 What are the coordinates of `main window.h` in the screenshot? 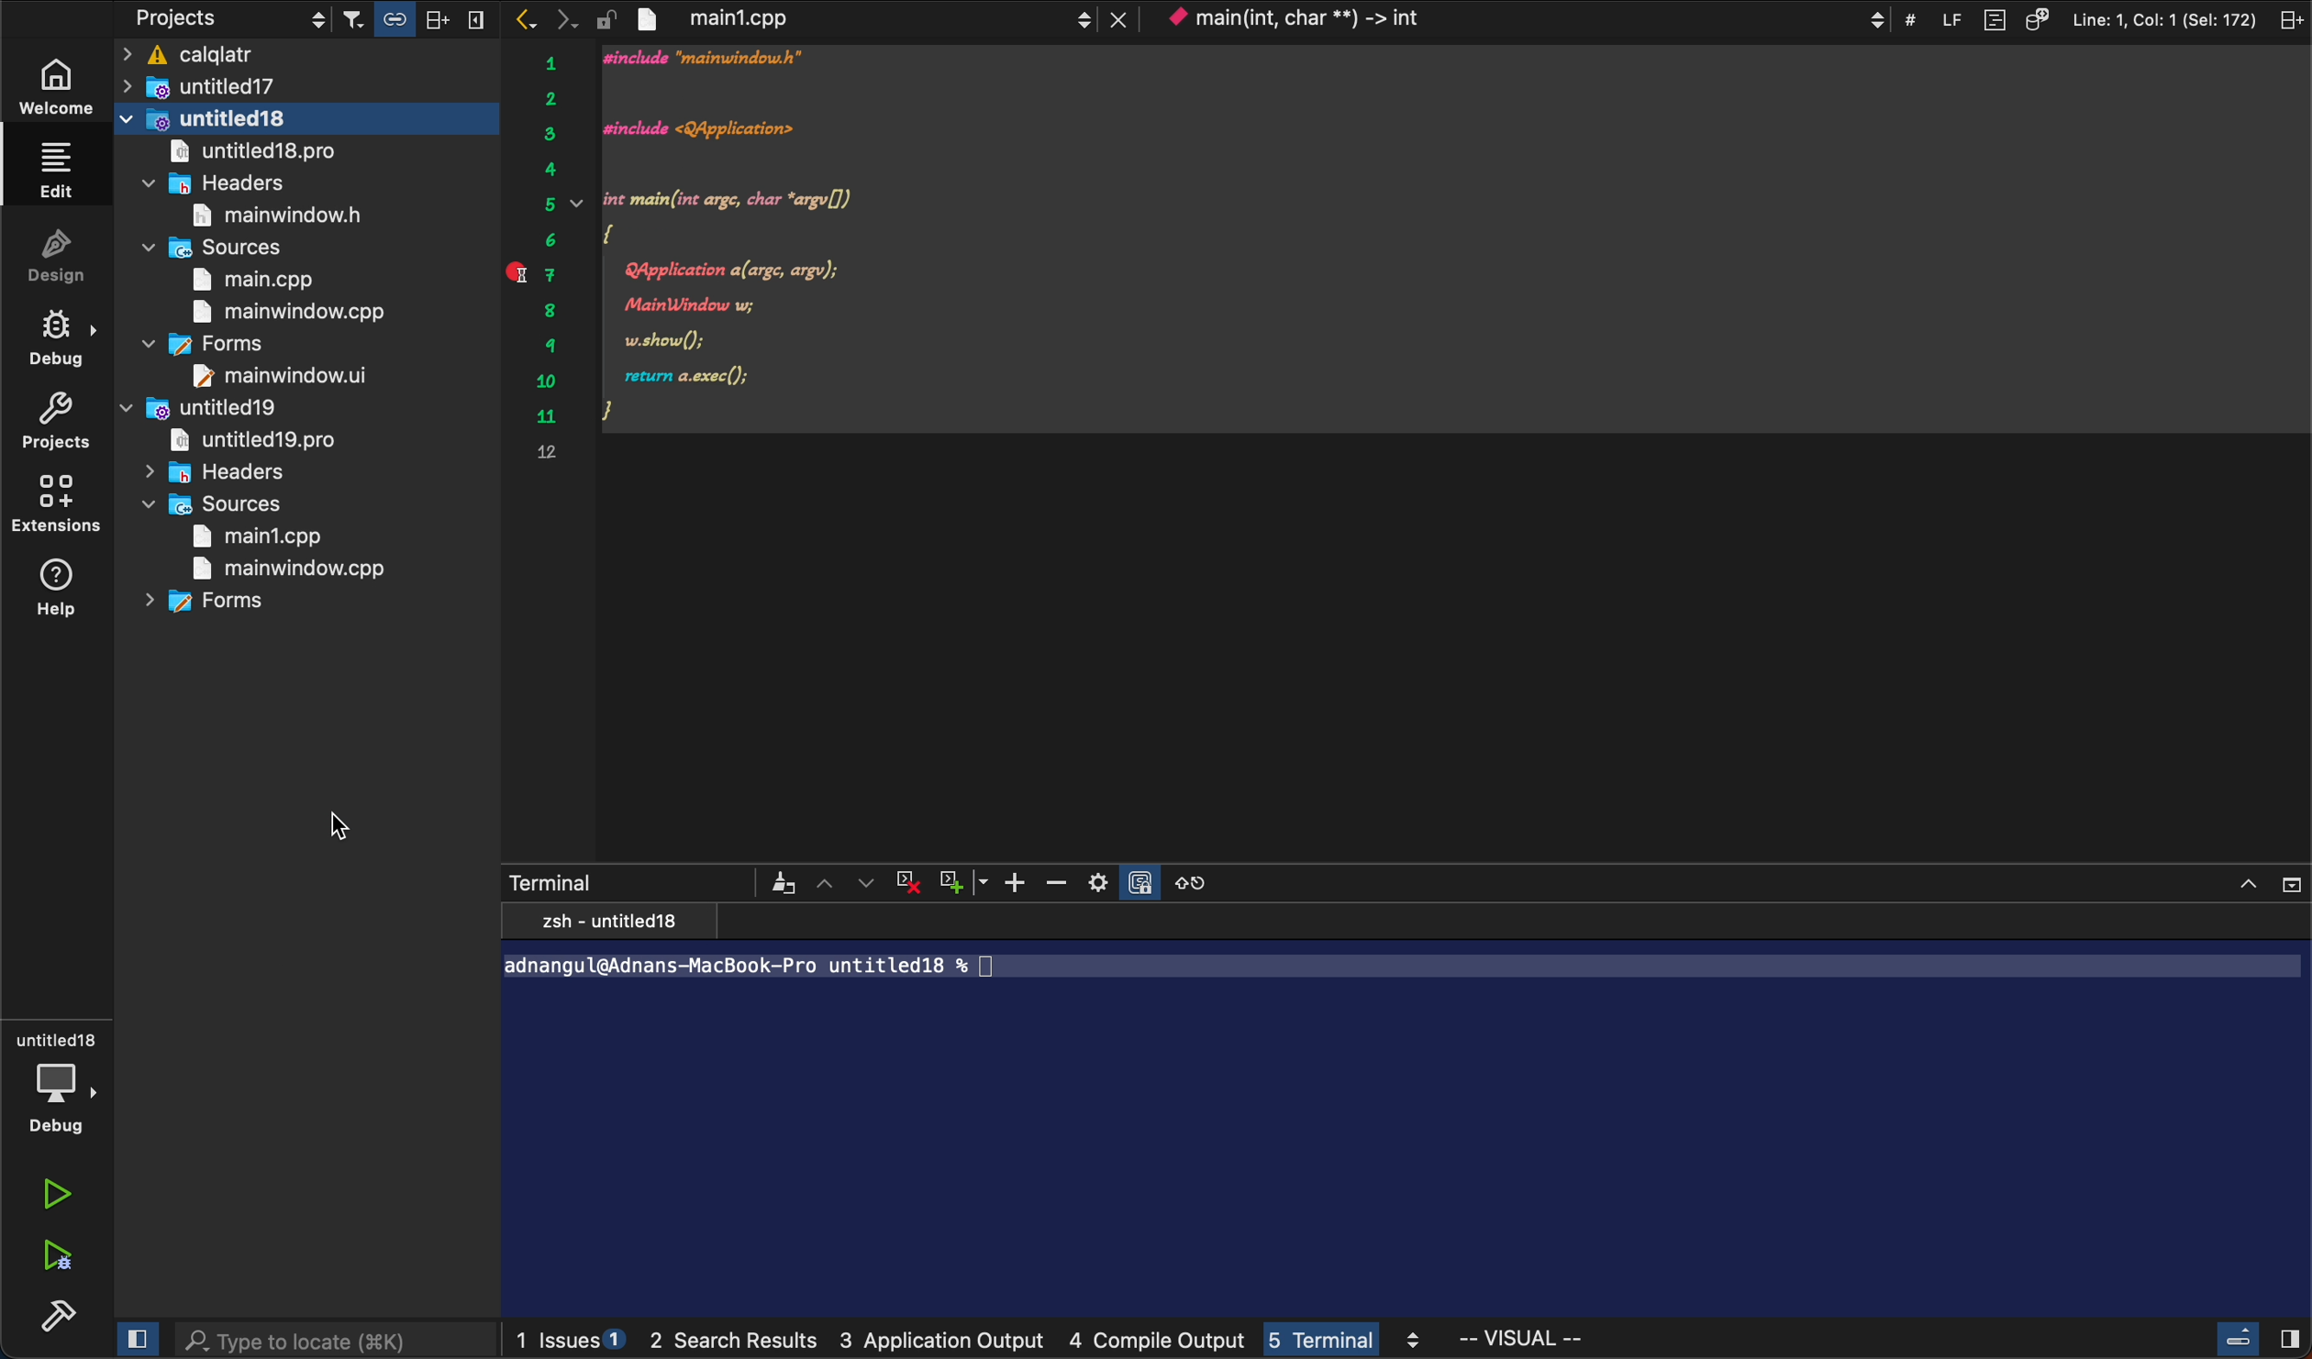 It's located at (265, 215).